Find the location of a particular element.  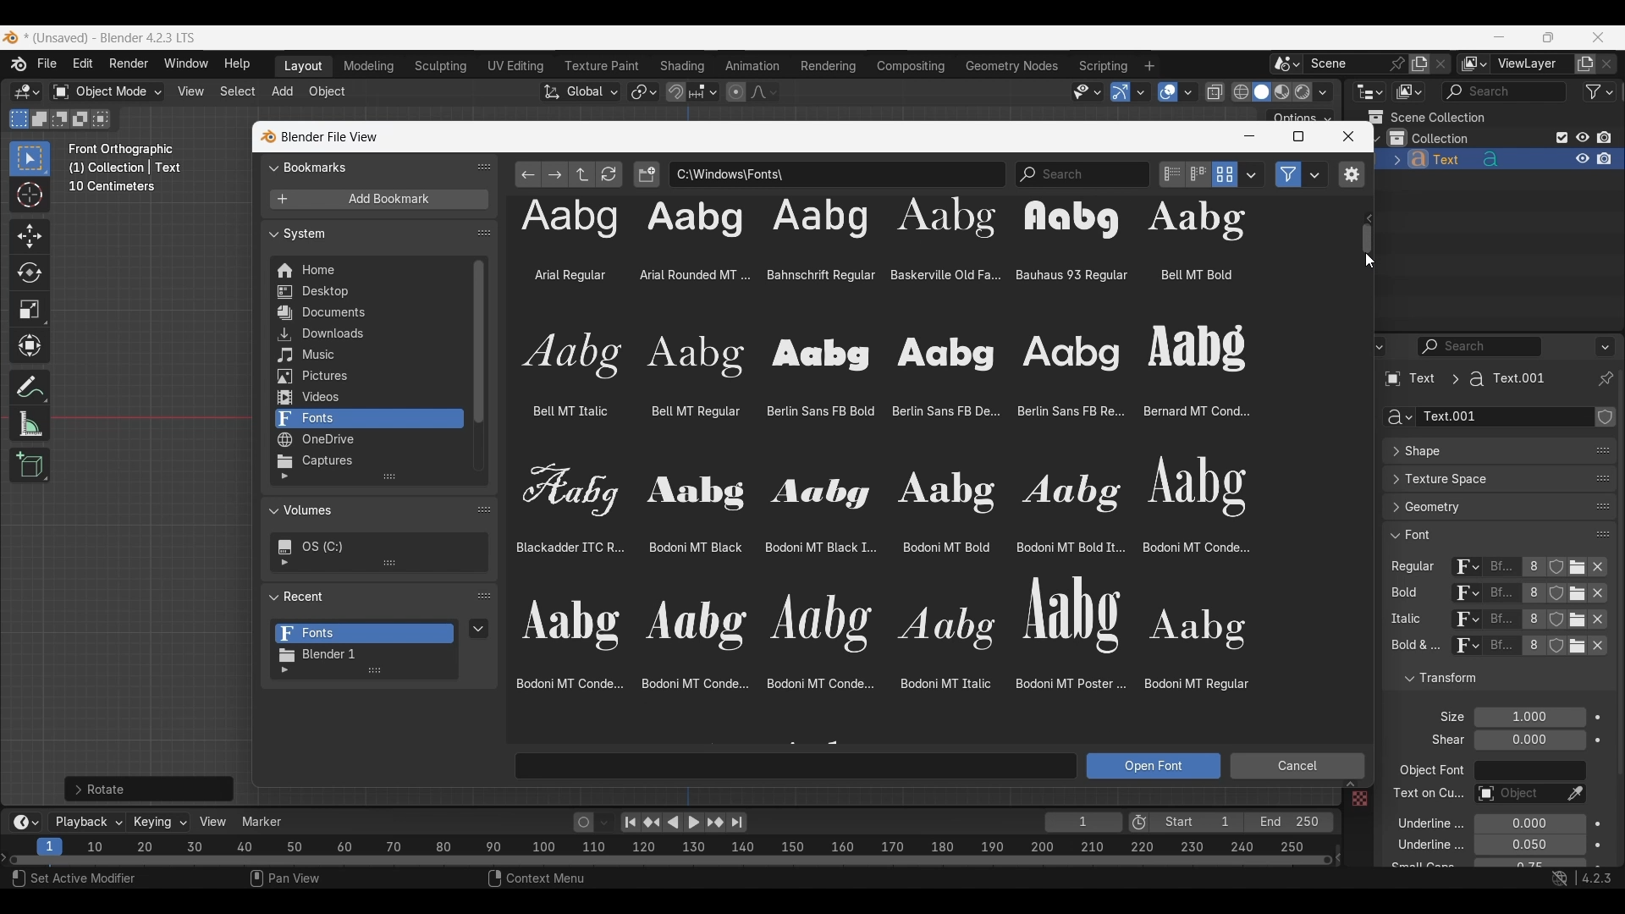

Show path history is located at coordinates (1368, 219).